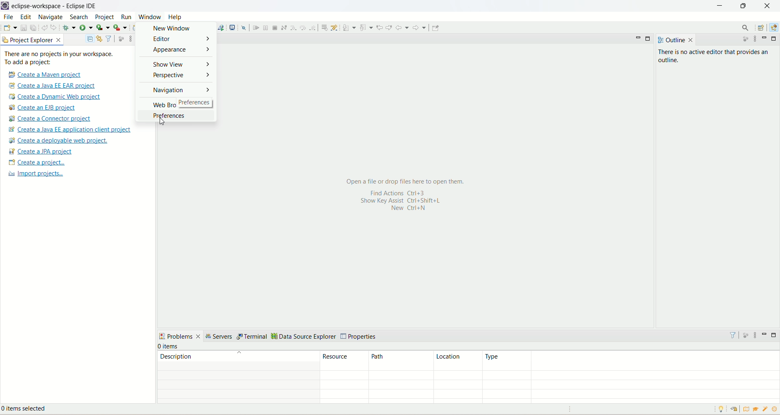  What do you see at coordinates (253, 337) in the screenshot?
I see `terminal` at bounding box center [253, 337].